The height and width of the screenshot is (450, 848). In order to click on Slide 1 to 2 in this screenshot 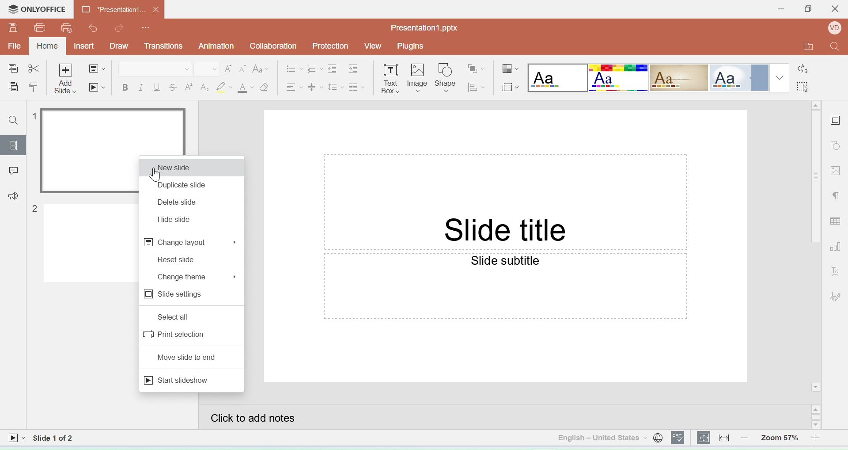, I will do `click(54, 438)`.